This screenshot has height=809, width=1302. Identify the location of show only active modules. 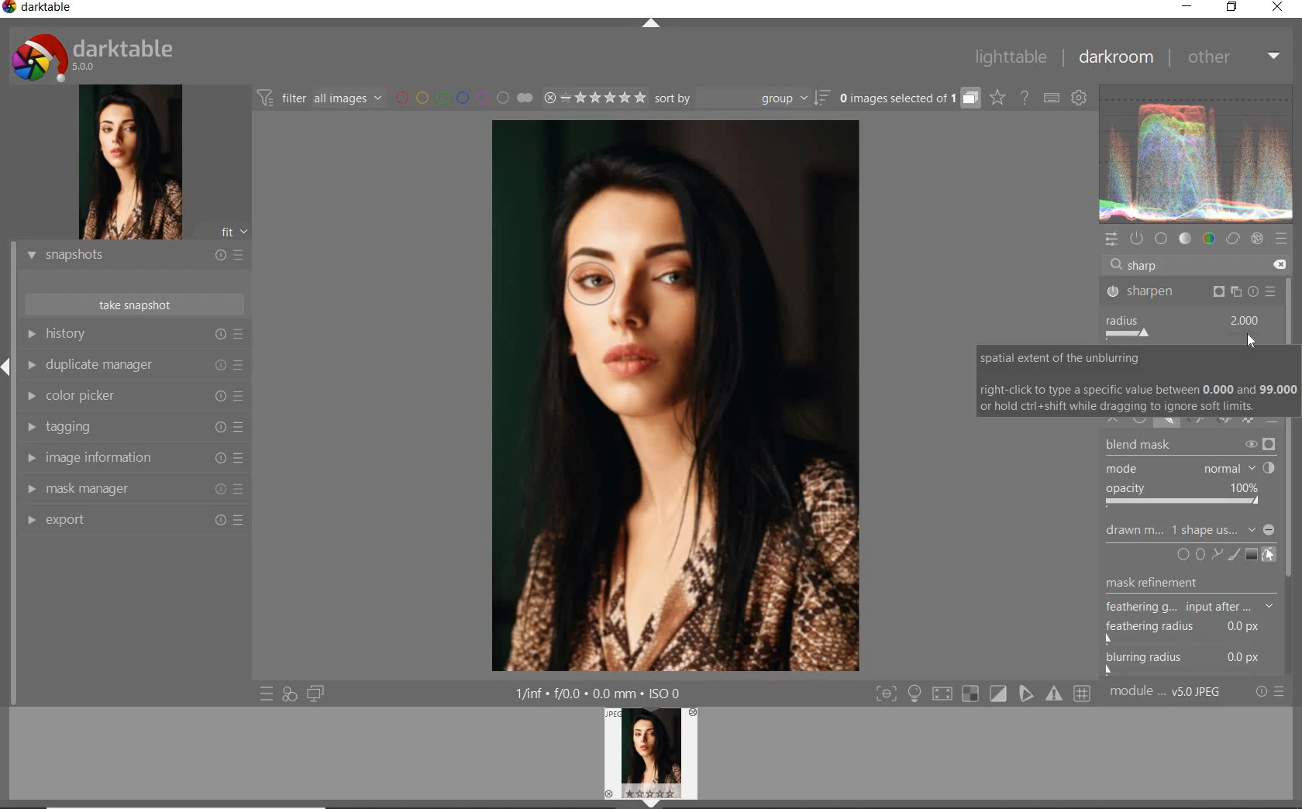
(1138, 238).